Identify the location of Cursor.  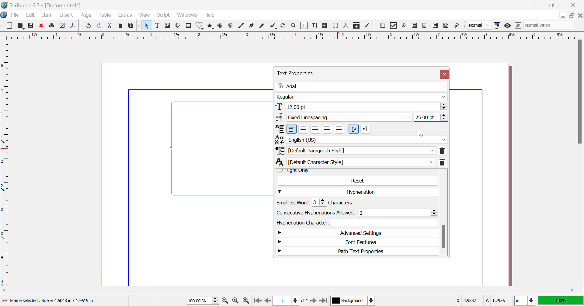
(422, 132).